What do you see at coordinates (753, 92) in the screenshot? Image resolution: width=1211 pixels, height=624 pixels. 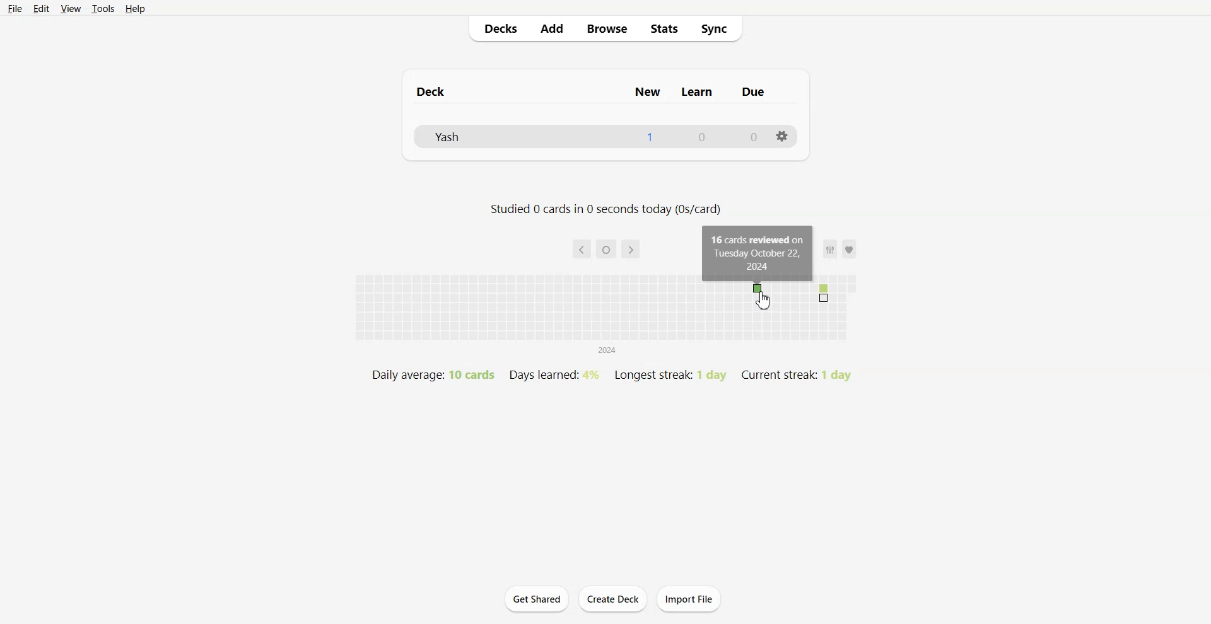 I see `due` at bounding box center [753, 92].